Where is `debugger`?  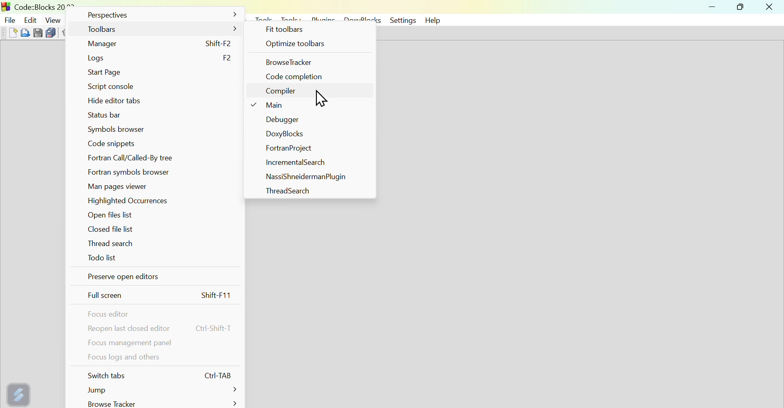
debugger is located at coordinates (280, 120).